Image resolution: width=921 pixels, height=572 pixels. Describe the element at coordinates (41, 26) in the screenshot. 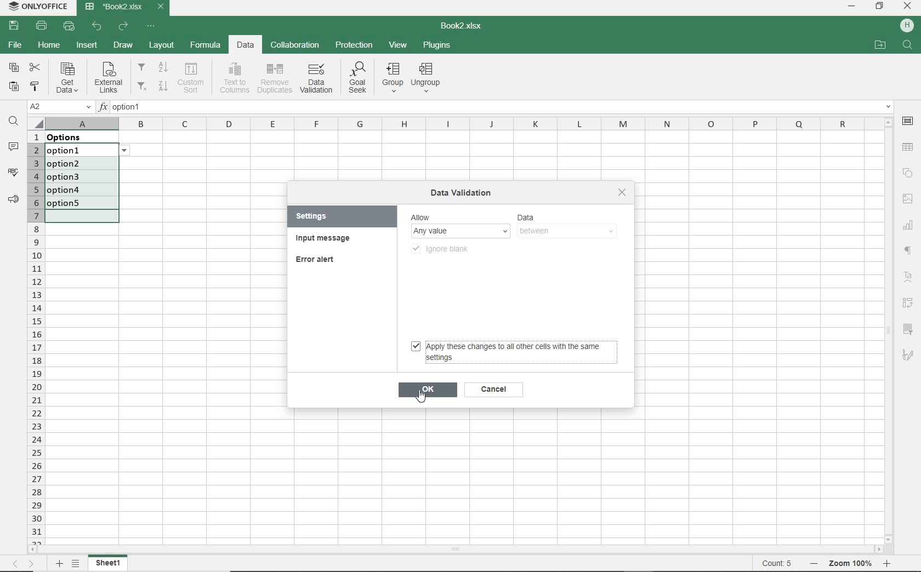

I see `PRINT` at that location.